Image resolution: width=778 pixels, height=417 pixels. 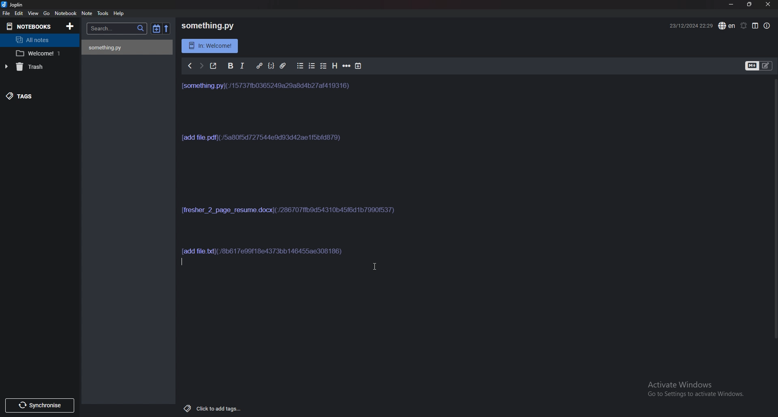 I want to click on Code, so click(x=271, y=67).